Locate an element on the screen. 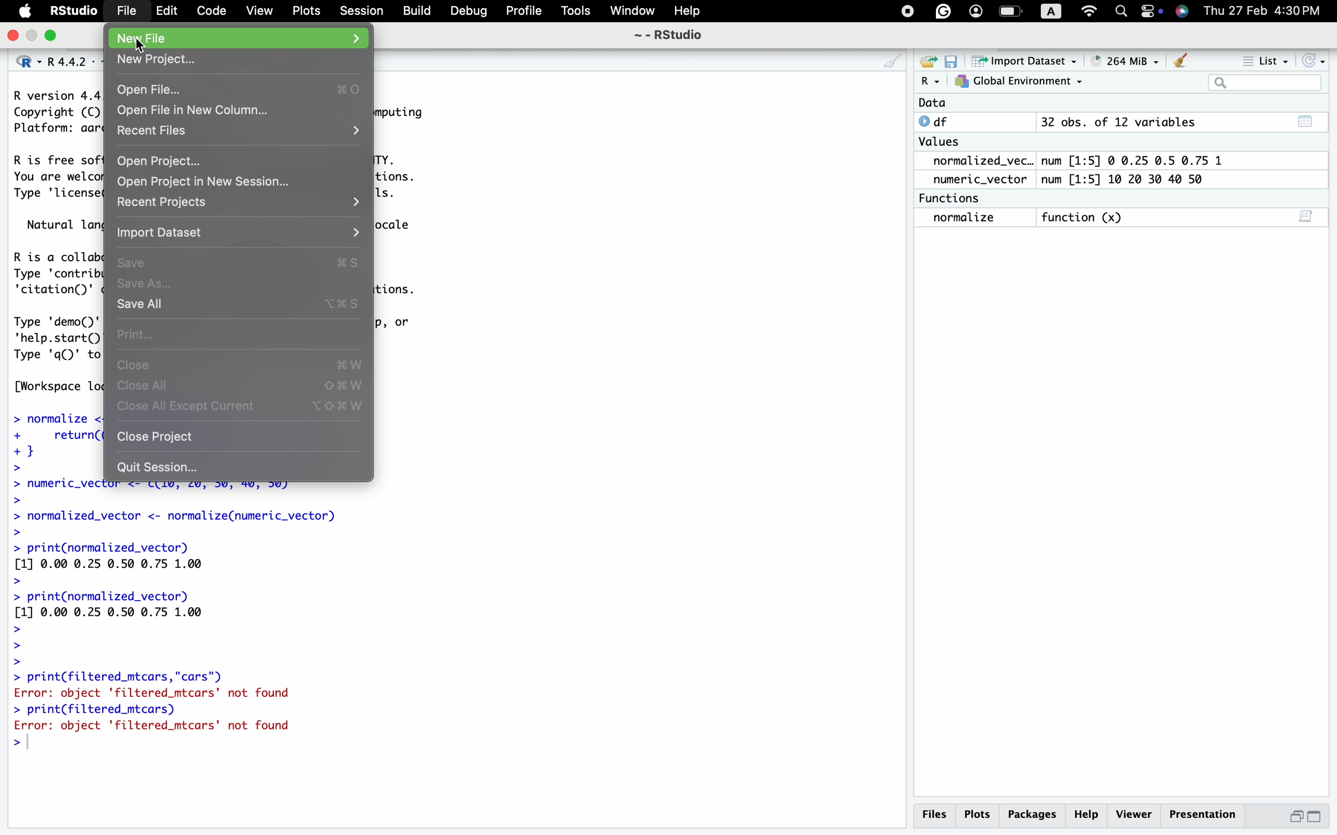  select language is located at coordinates (21, 61).